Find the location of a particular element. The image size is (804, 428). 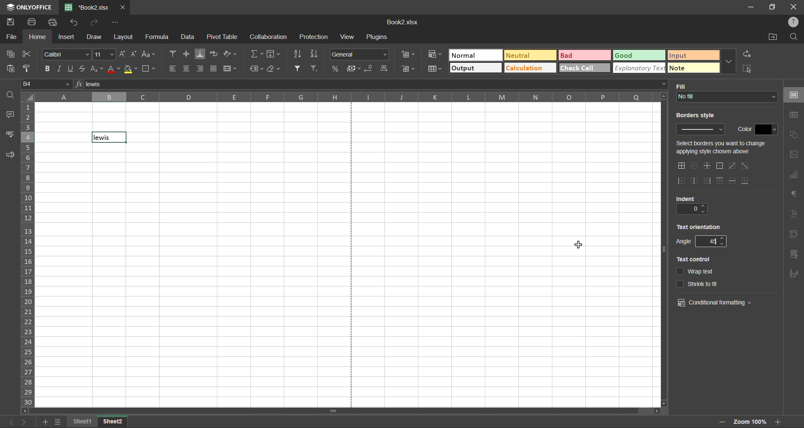

format as table is located at coordinates (432, 69).